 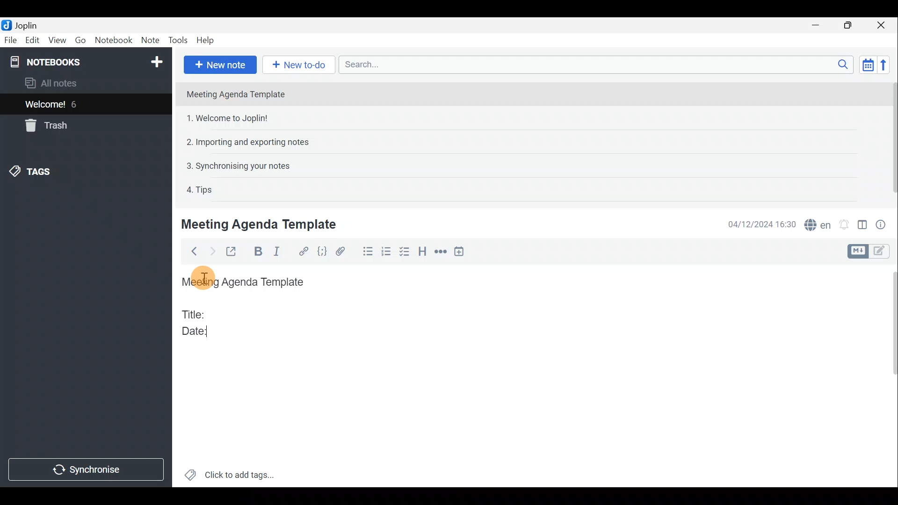 What do you see at coordinates (461, 253) in the screenshot?
I see `Insert time` at bounding box center [461, 253].